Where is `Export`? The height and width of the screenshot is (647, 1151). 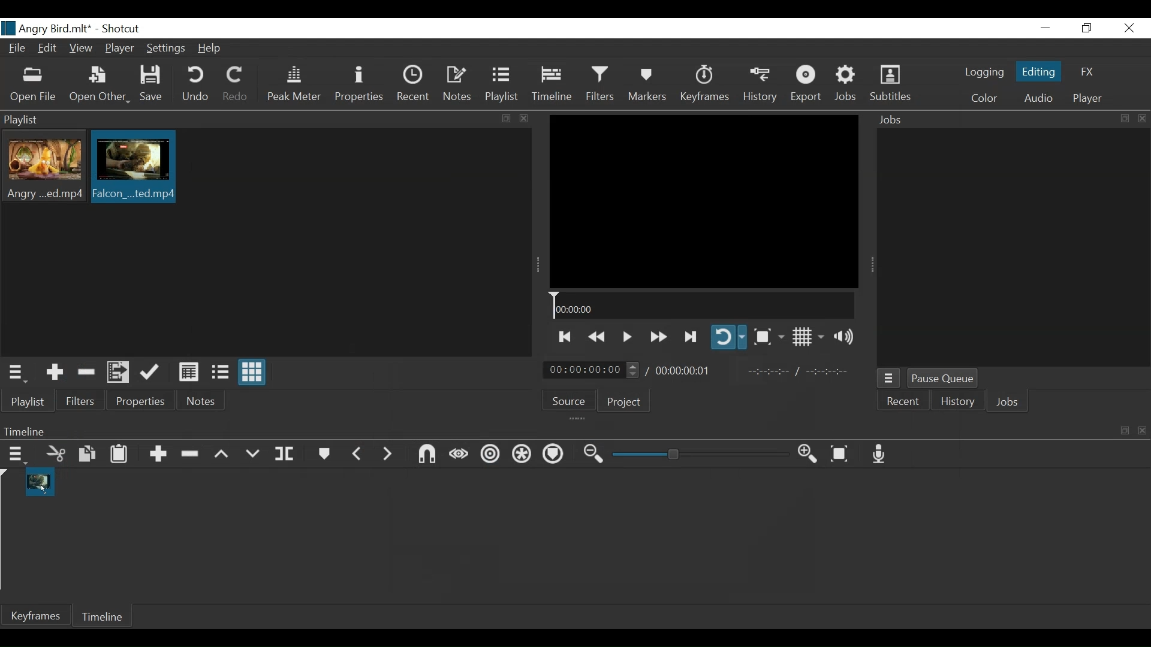
Export is located at coordinates (806, 84).